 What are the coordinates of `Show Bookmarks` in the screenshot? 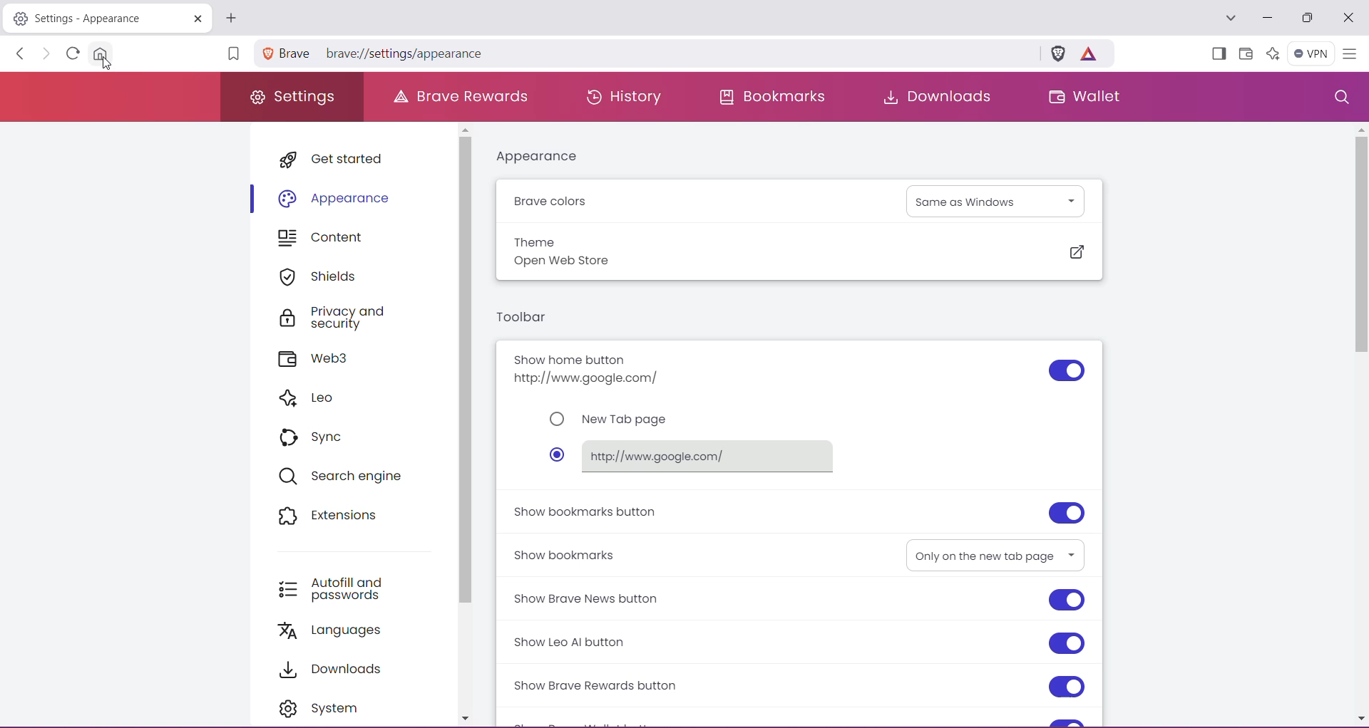 It's located at (567, 553).